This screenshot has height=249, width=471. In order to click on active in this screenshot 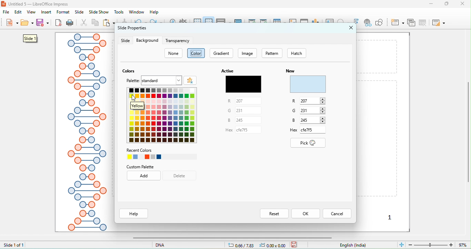, I will do `click(227, 71)`.